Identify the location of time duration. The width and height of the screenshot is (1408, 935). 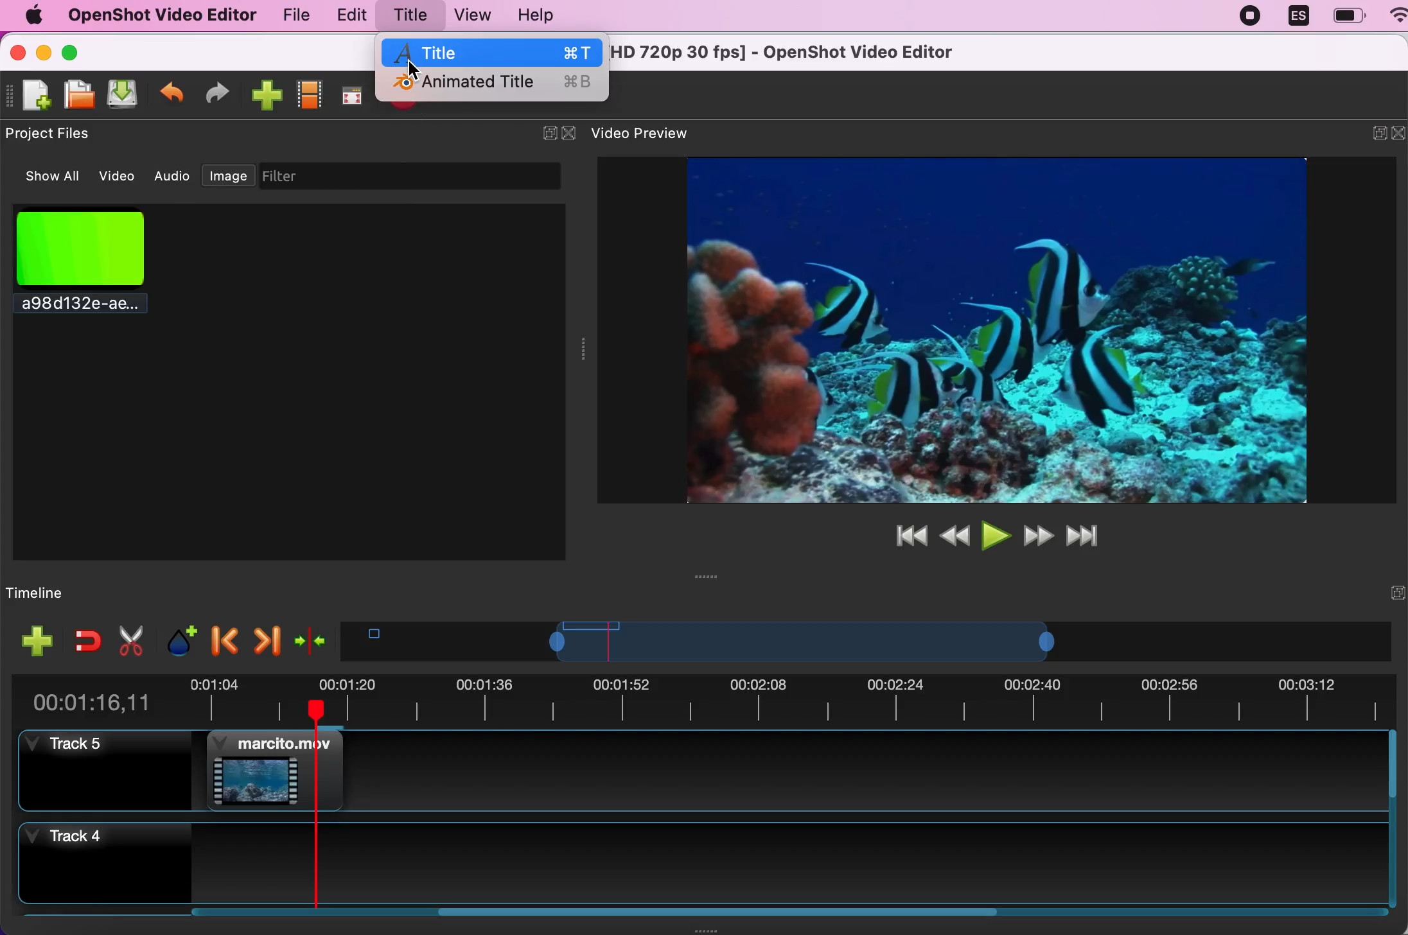
(706, 697).